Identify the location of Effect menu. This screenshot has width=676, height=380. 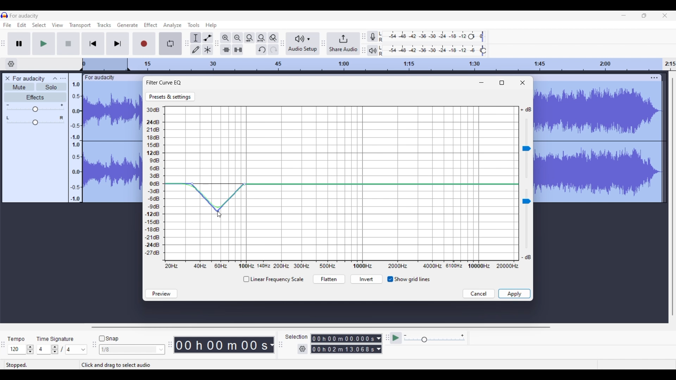
(150, 24).